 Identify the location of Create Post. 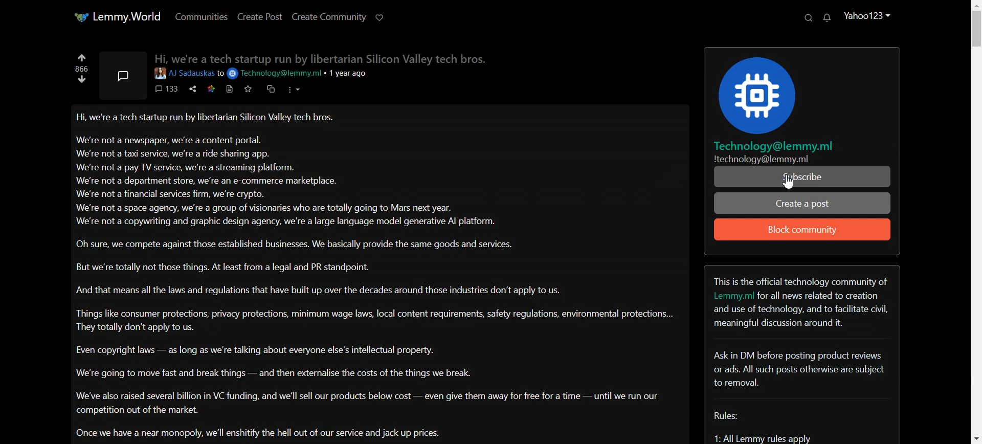
(259, 16).